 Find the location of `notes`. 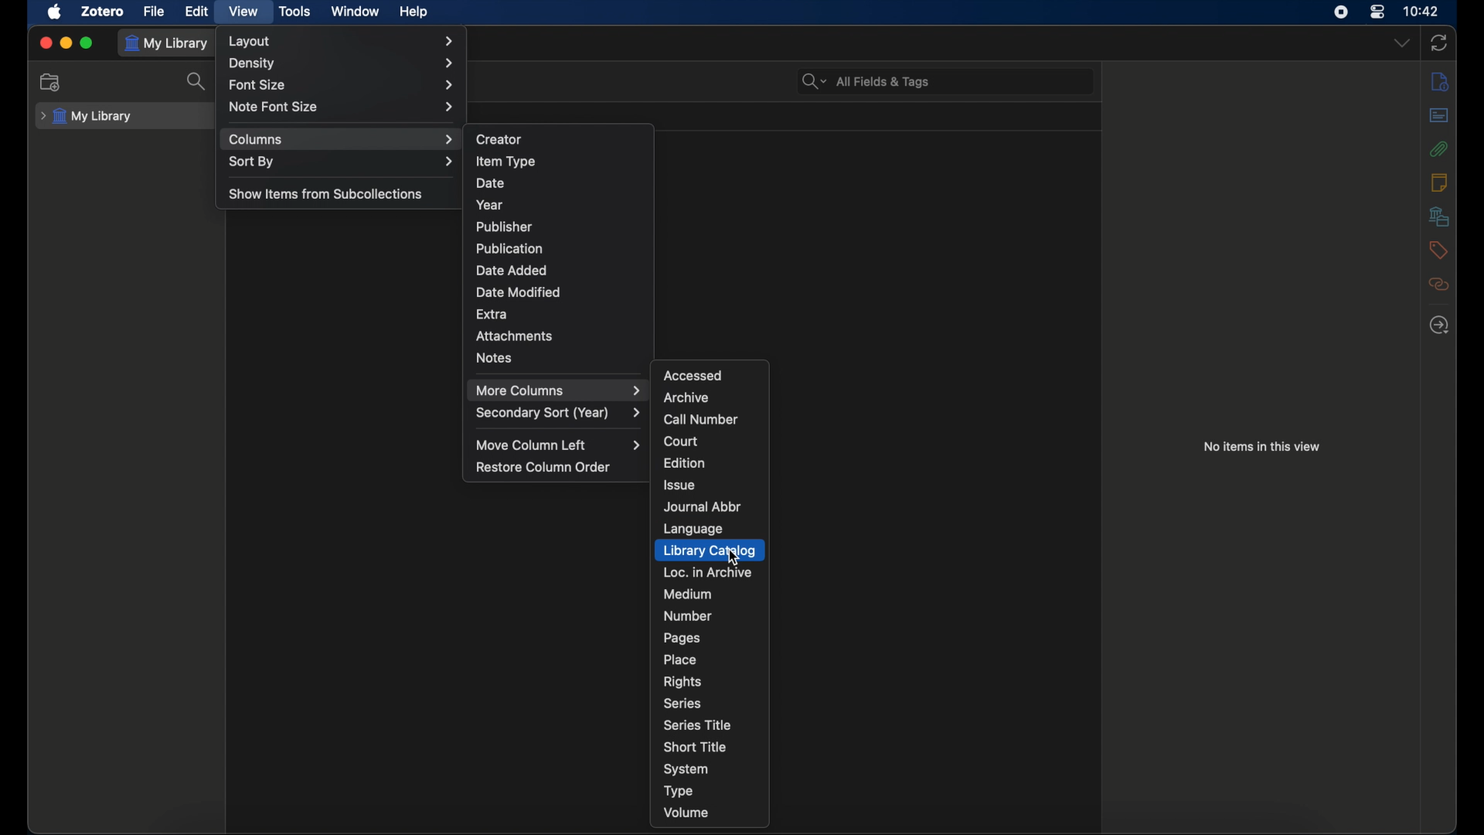

notes is located at coordinates (495, 357).